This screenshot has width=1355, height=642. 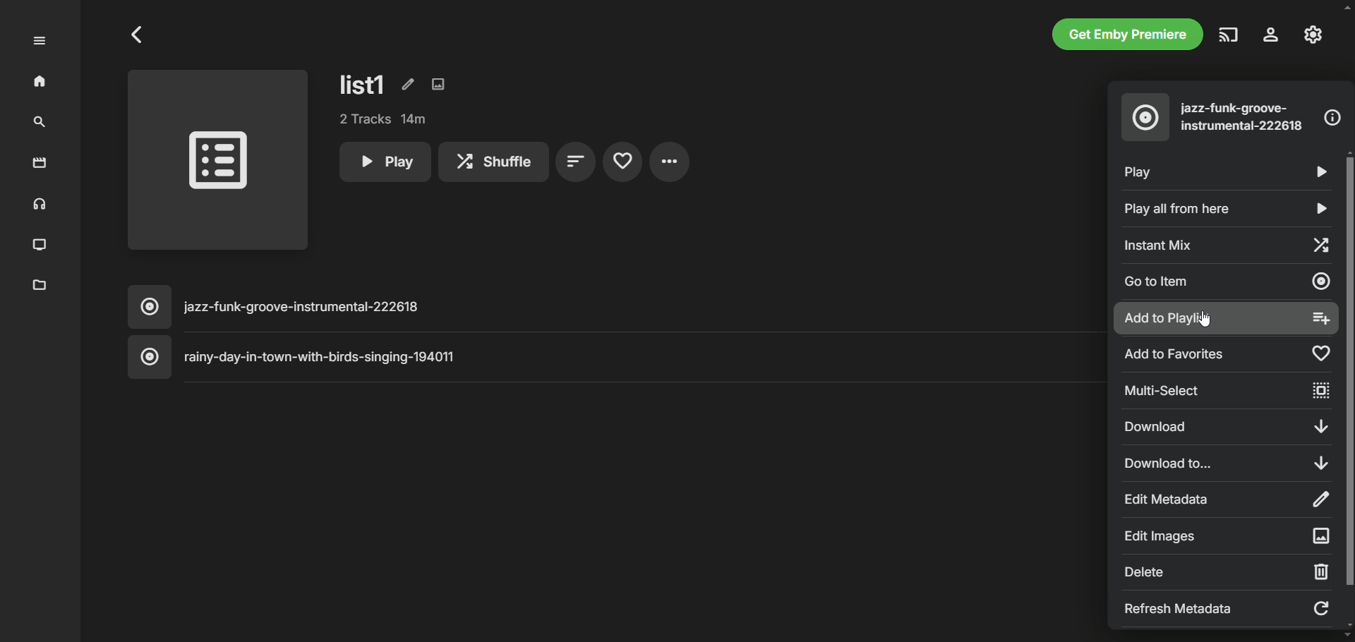 What do you see at coordinates (363, 84) in the screenshot?
I see `list` at bounding box center [363, 84].